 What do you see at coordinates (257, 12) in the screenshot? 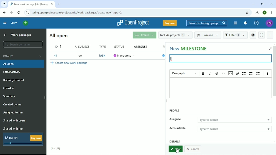
I see `Downloads` at bounding box center [257, 12].